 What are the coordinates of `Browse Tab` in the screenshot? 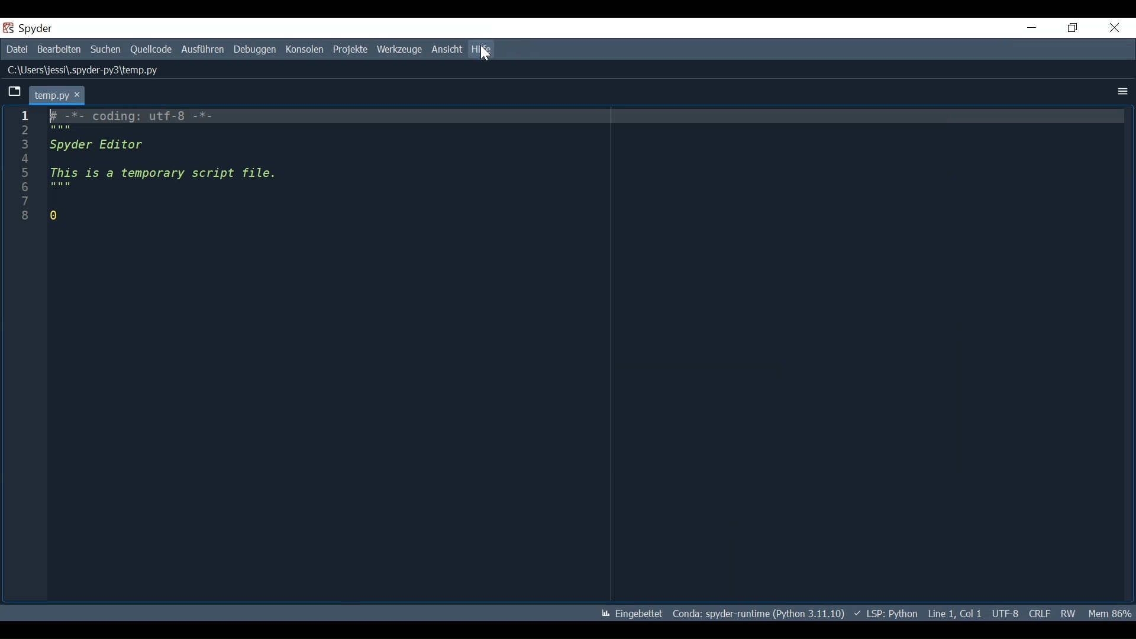 It's located at (13, 93).